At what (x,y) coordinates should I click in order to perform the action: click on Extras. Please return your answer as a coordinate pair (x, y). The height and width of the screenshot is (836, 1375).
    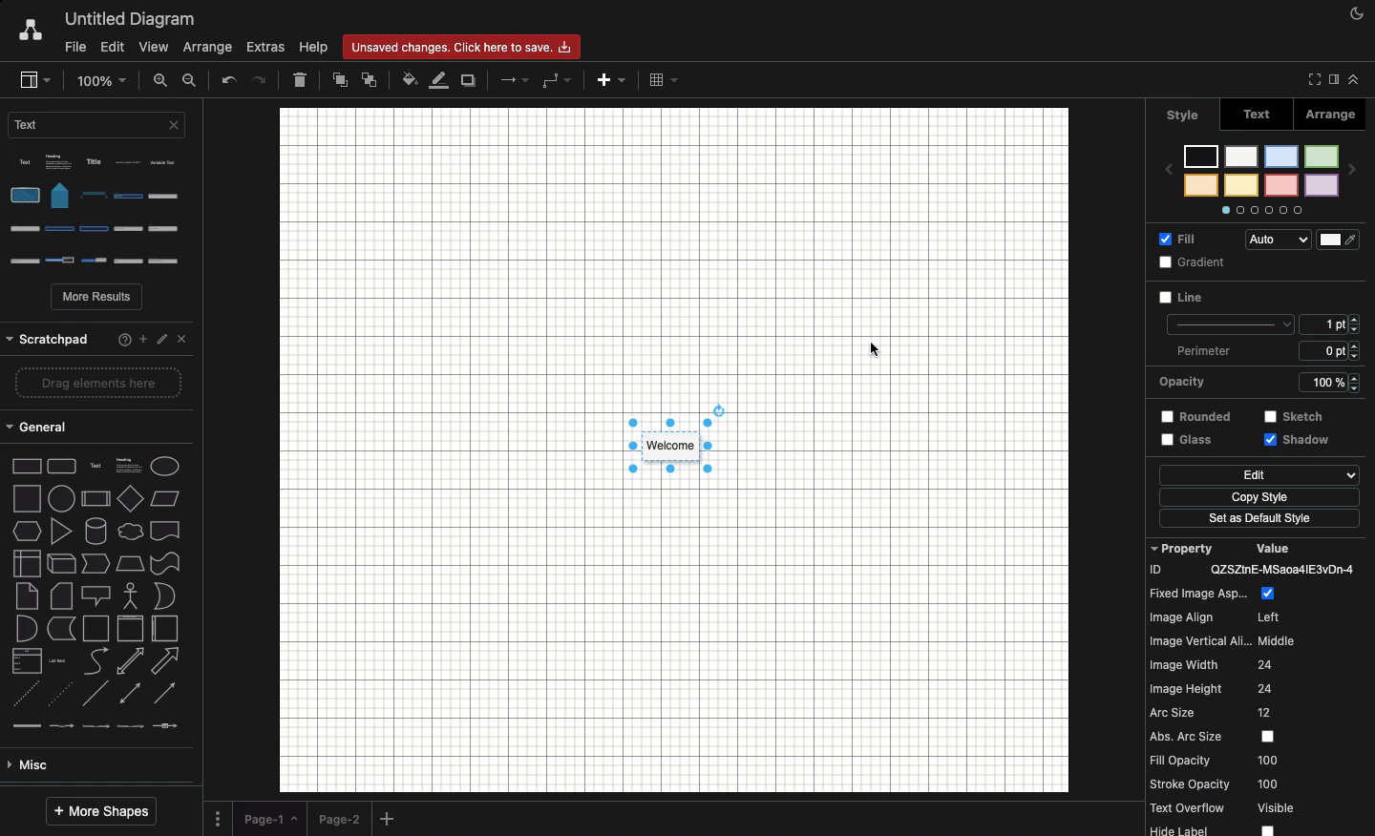
    Looking at the image, I should click on (266, 48).